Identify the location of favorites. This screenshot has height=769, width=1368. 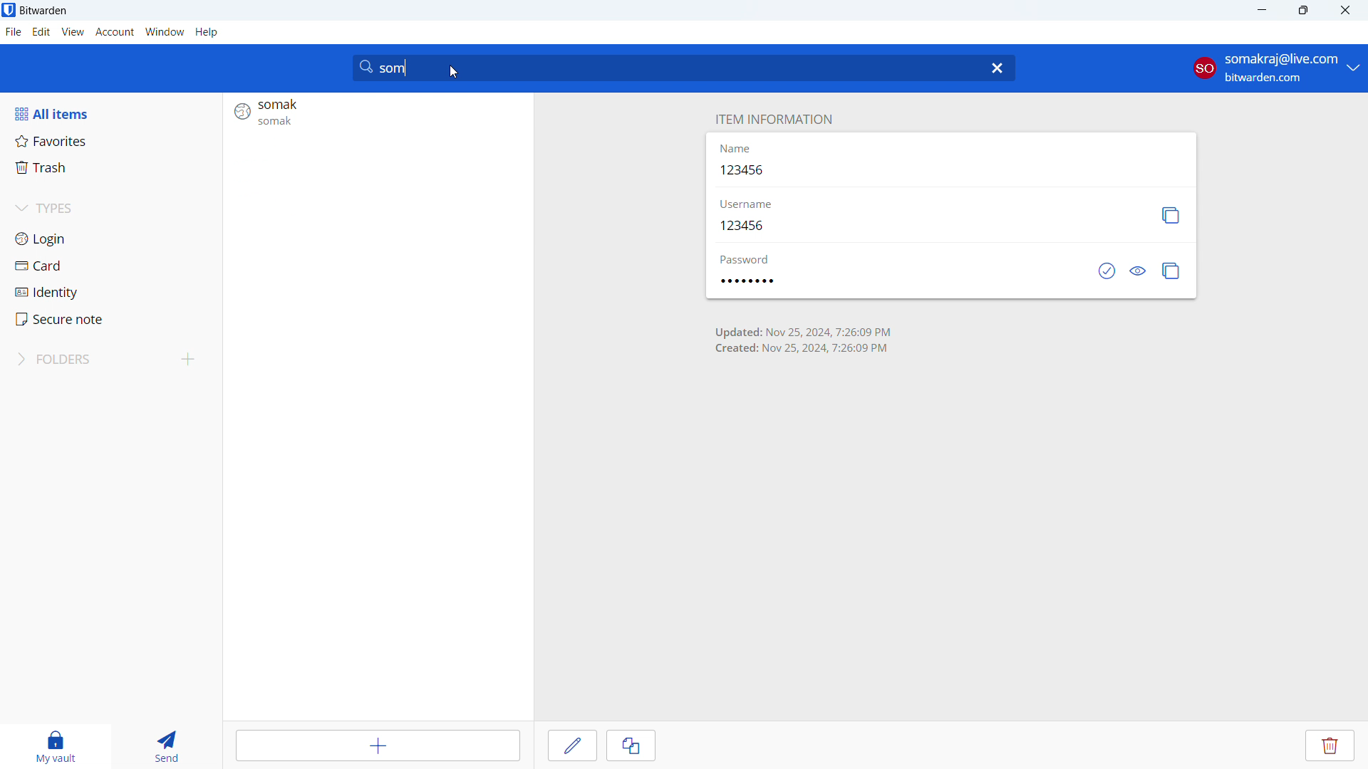
(108, 140).